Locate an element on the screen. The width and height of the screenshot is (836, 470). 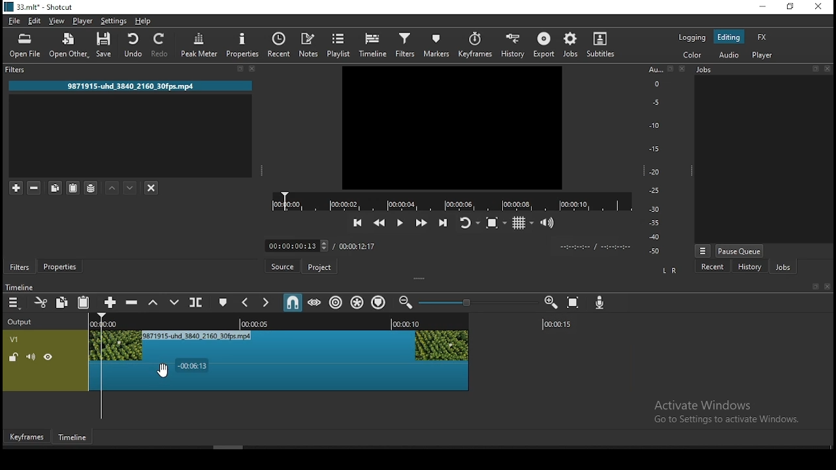
scroll bar is located at coordinates (228, 447).